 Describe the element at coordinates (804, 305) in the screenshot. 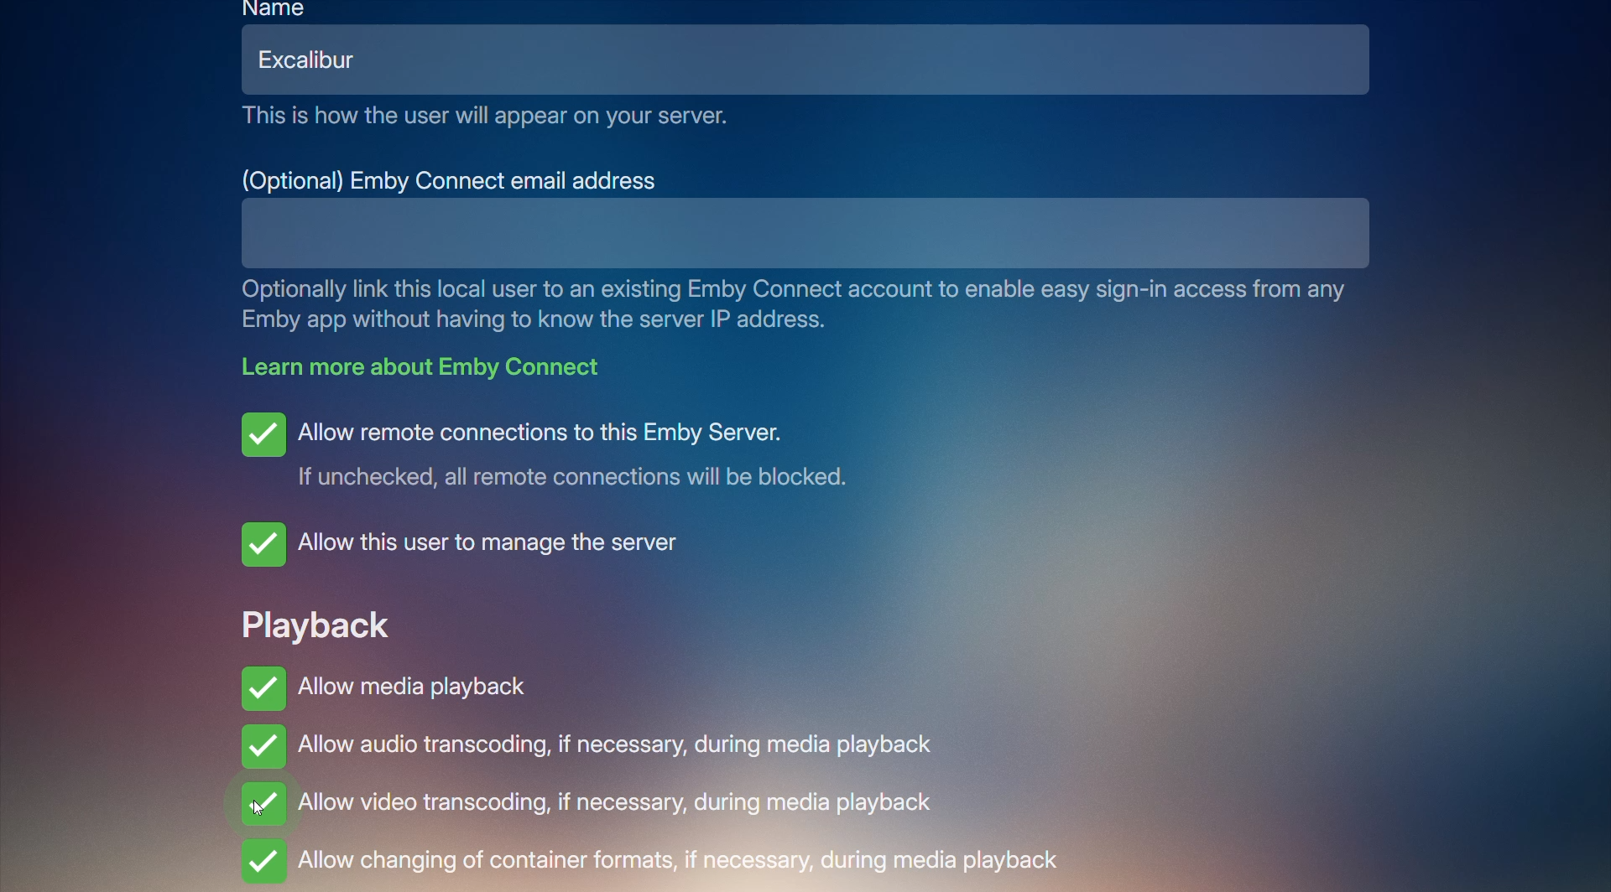

I see `Optionally link this local user to an existing Emby Connect account to enable easy sign-in access from any
Emby app without having to know the server IP address.` at that location.